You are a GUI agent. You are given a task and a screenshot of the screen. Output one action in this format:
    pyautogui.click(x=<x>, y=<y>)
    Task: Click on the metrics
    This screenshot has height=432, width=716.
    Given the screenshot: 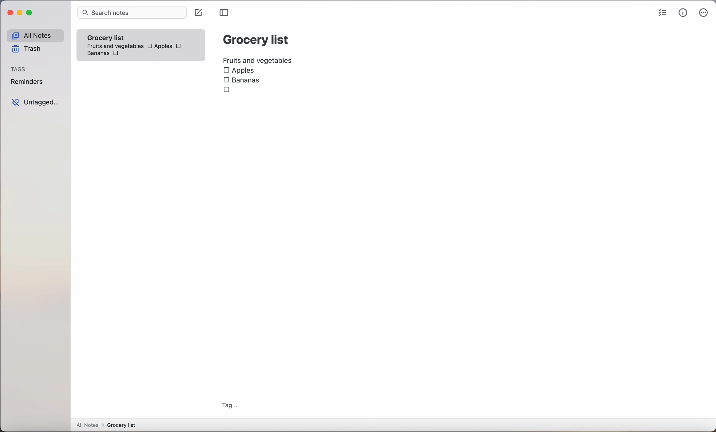 What is the action you would take?
    pyautogui.click(x=683, y=13)
    